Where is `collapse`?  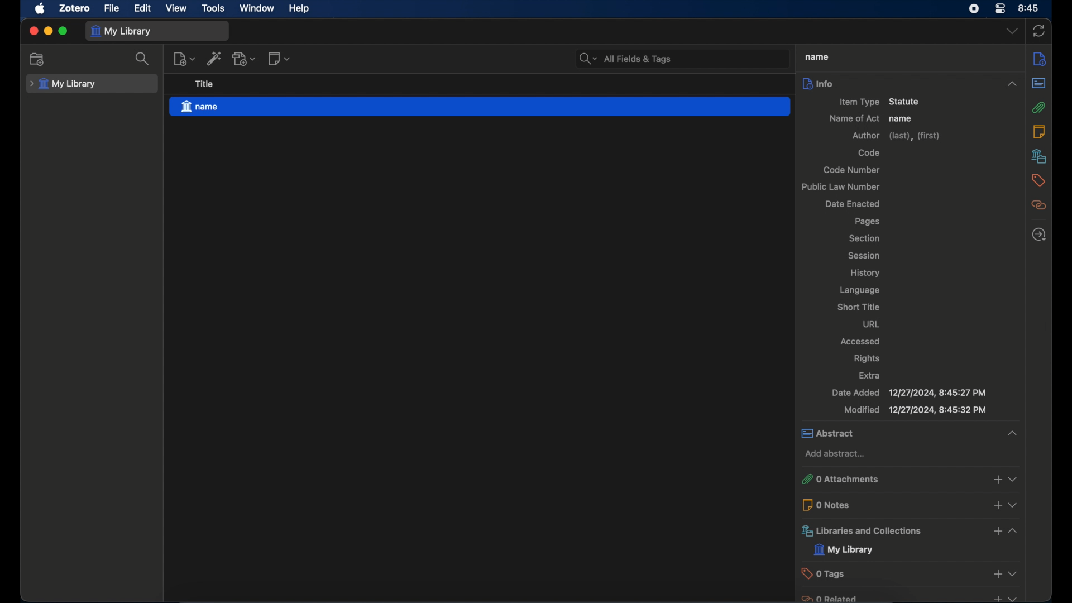 collapse is located at coordinates (1003, 82).